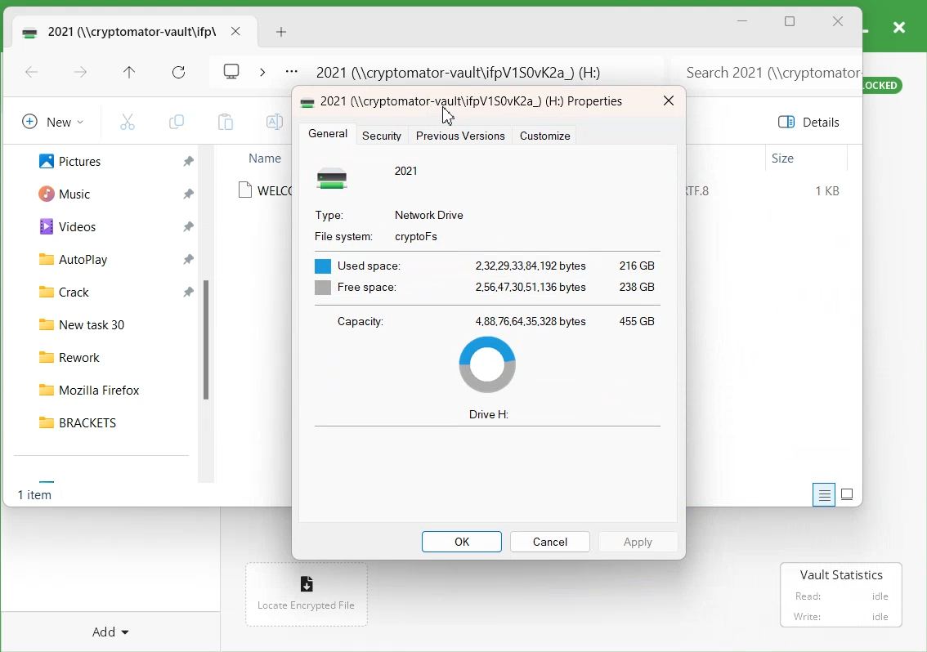 The image size is (927, 652). Describe the element at coordinates (189, 258) in the screenshot. I see `Pin a file` at that location.